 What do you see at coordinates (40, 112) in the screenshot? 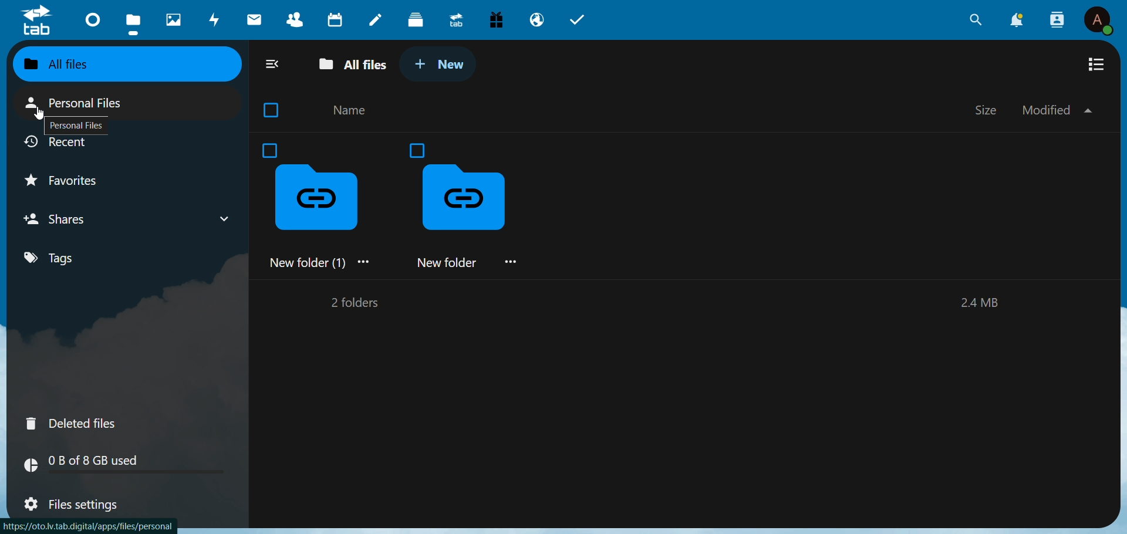
I see `cursor` at bounding box center [40, 112].